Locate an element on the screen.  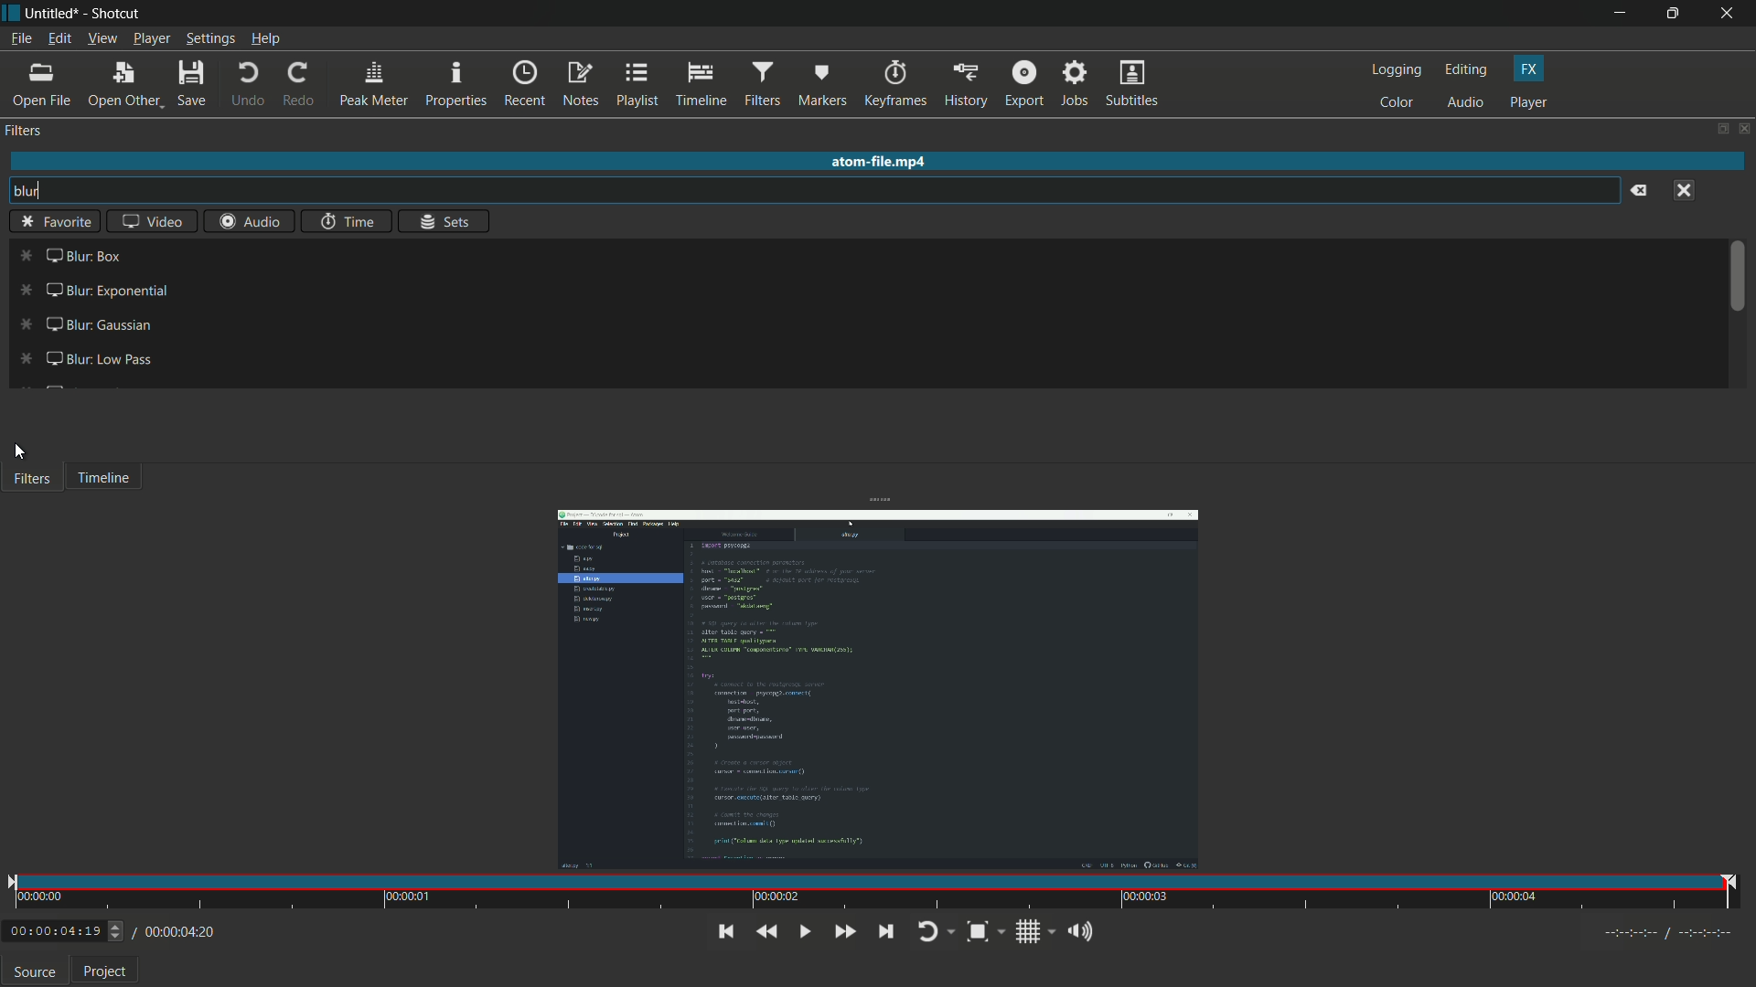
blur exponential is located at coordinates (92, 292).